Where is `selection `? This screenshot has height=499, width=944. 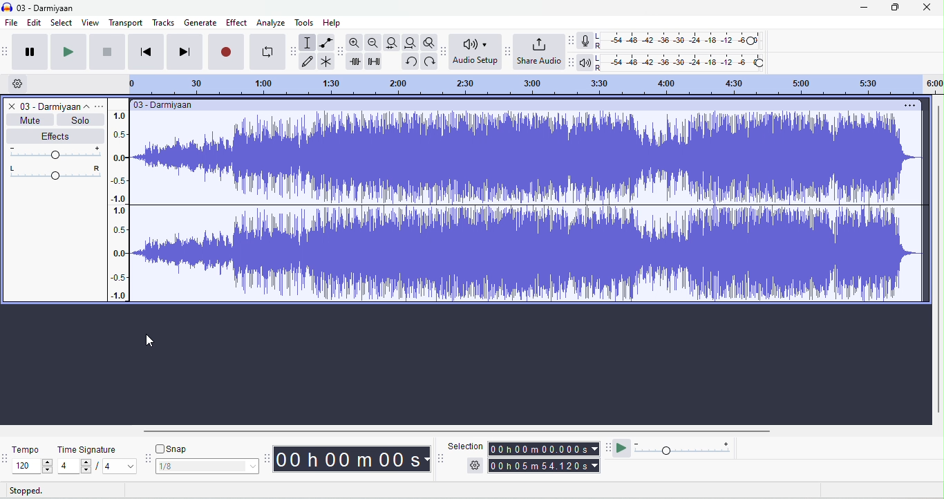 selection  is located at coordinates (464, 444).